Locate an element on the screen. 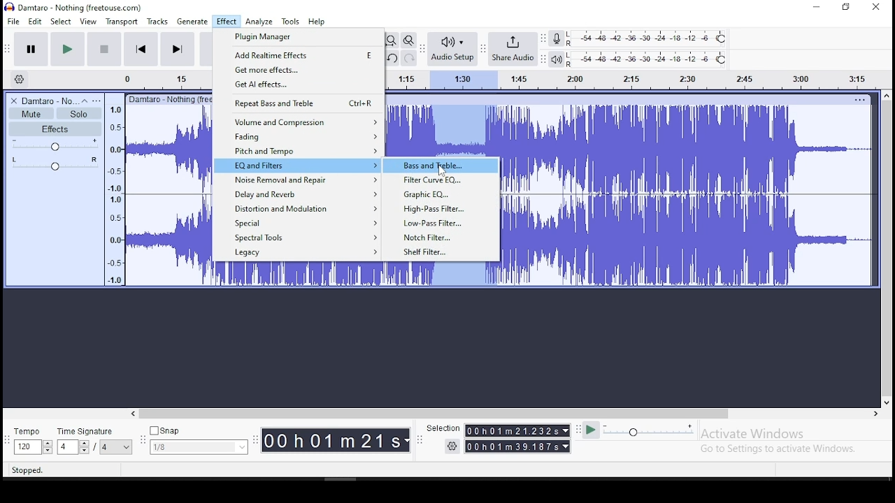 This screenshot has width=895, height=503. Damtaro No is located at coordinates (49, 101).